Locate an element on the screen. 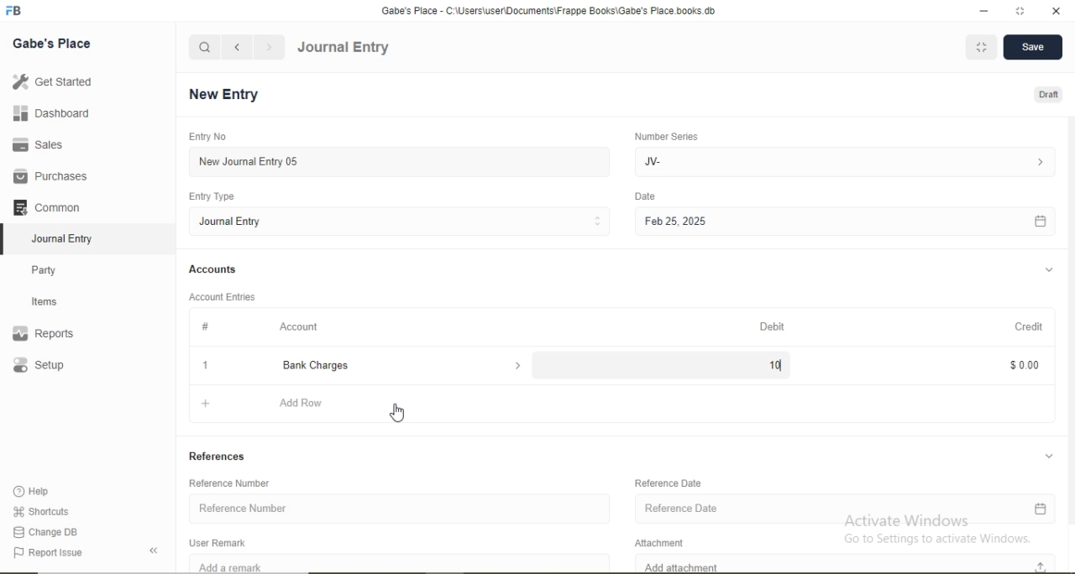 This screenshot has width=1075, height=574. Reference Date is located at coordinates (670, 483).